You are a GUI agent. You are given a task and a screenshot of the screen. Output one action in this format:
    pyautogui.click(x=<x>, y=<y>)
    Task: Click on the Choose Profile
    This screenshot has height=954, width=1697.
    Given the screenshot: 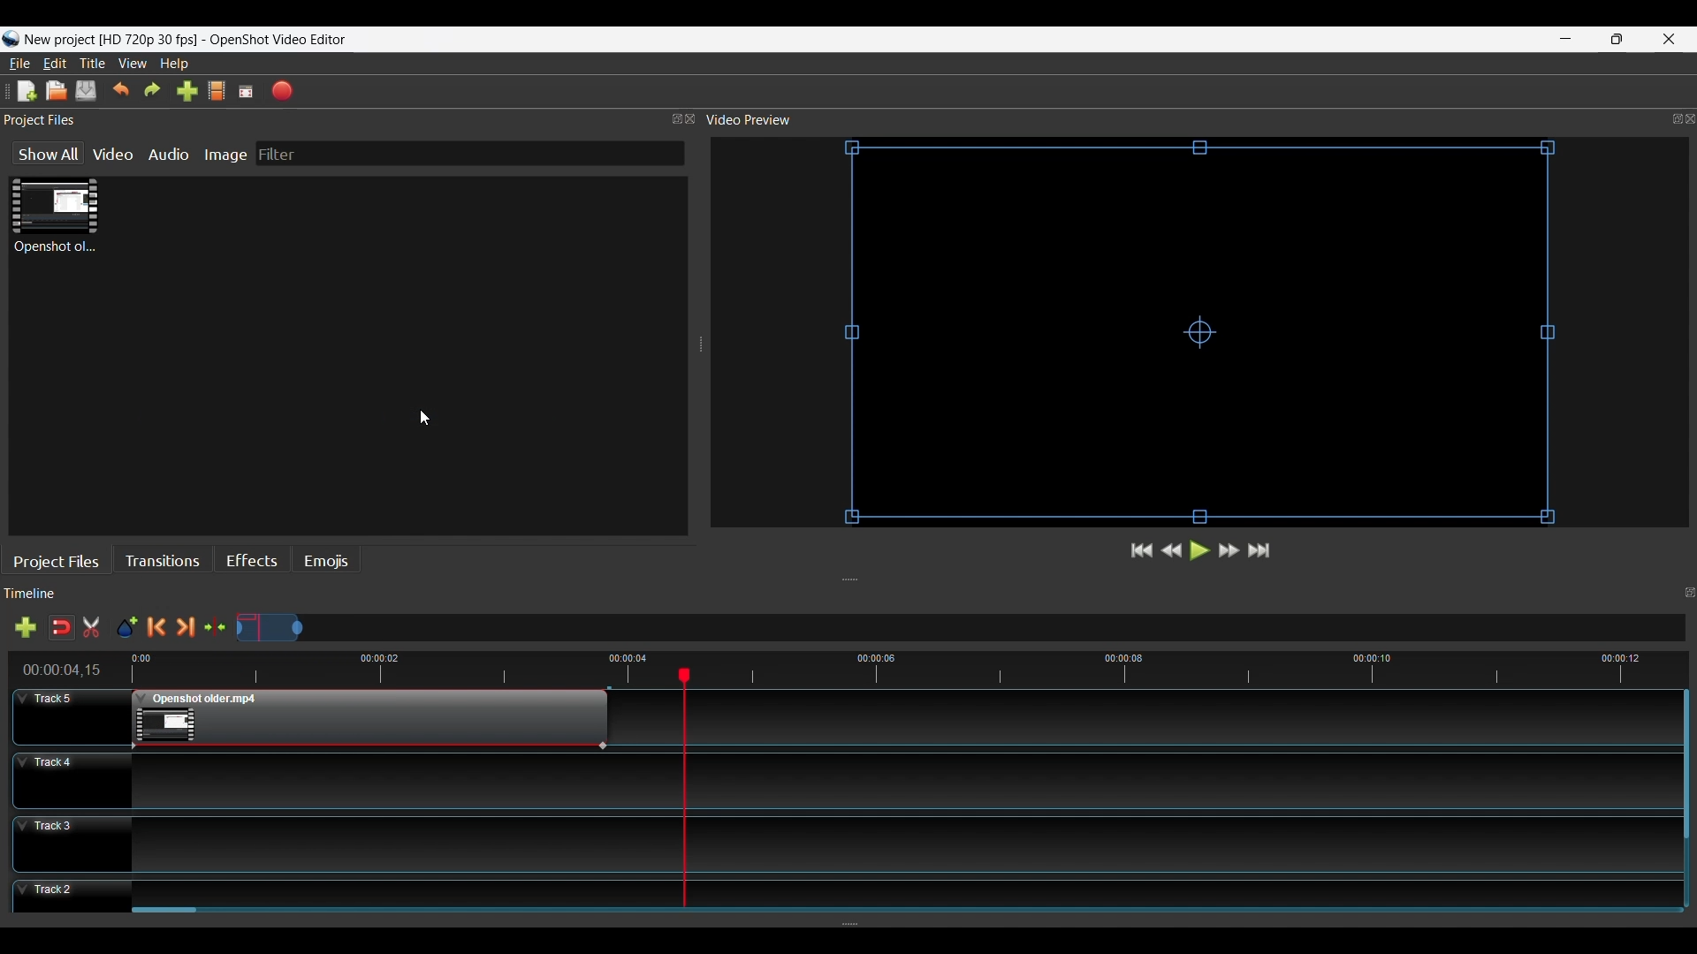 What is the action you would take?
    pyautogui.click(x=216, y=92)
    